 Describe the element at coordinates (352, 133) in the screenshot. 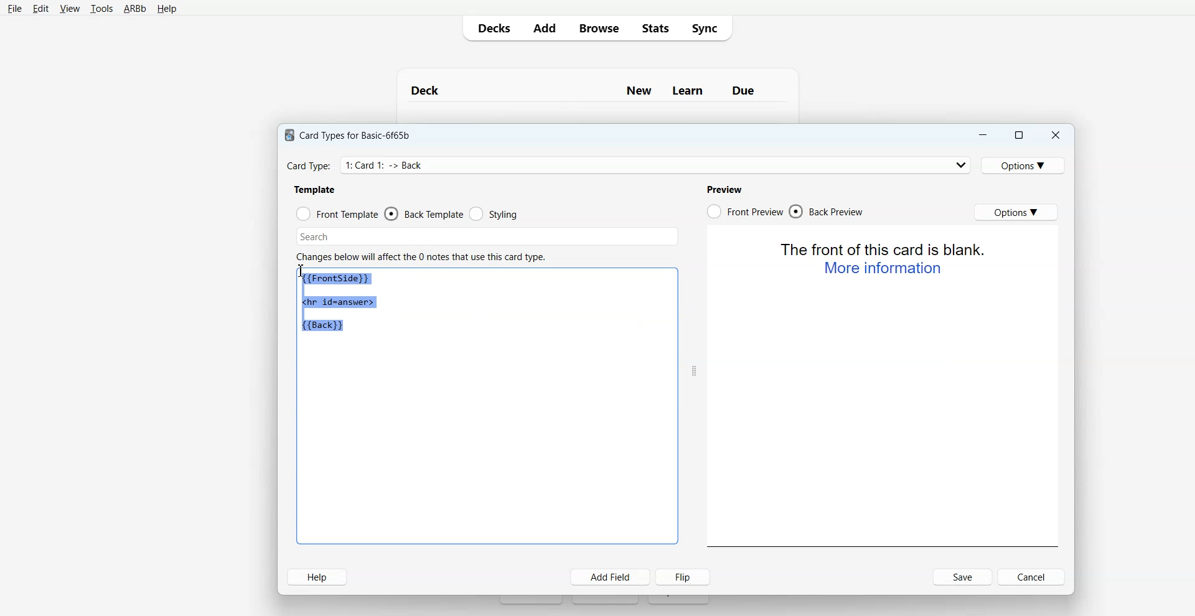

I see `Text 1` at that location.